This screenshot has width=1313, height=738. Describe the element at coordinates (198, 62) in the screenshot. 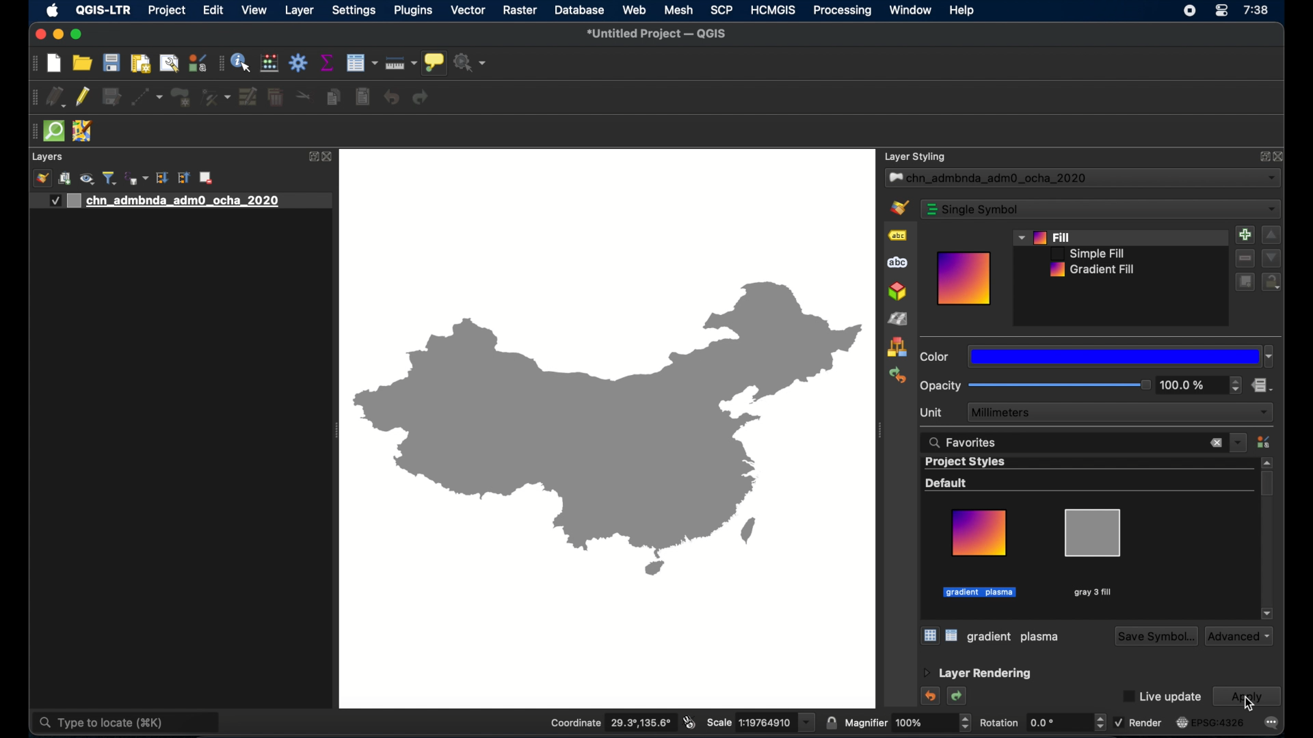

I see `style manager` at that location.